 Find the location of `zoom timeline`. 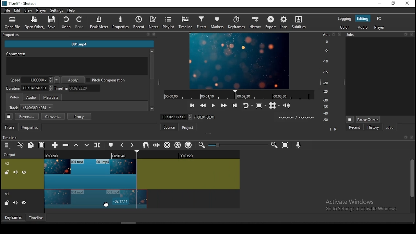

zoom timeline is located at coordinates (275, 144).